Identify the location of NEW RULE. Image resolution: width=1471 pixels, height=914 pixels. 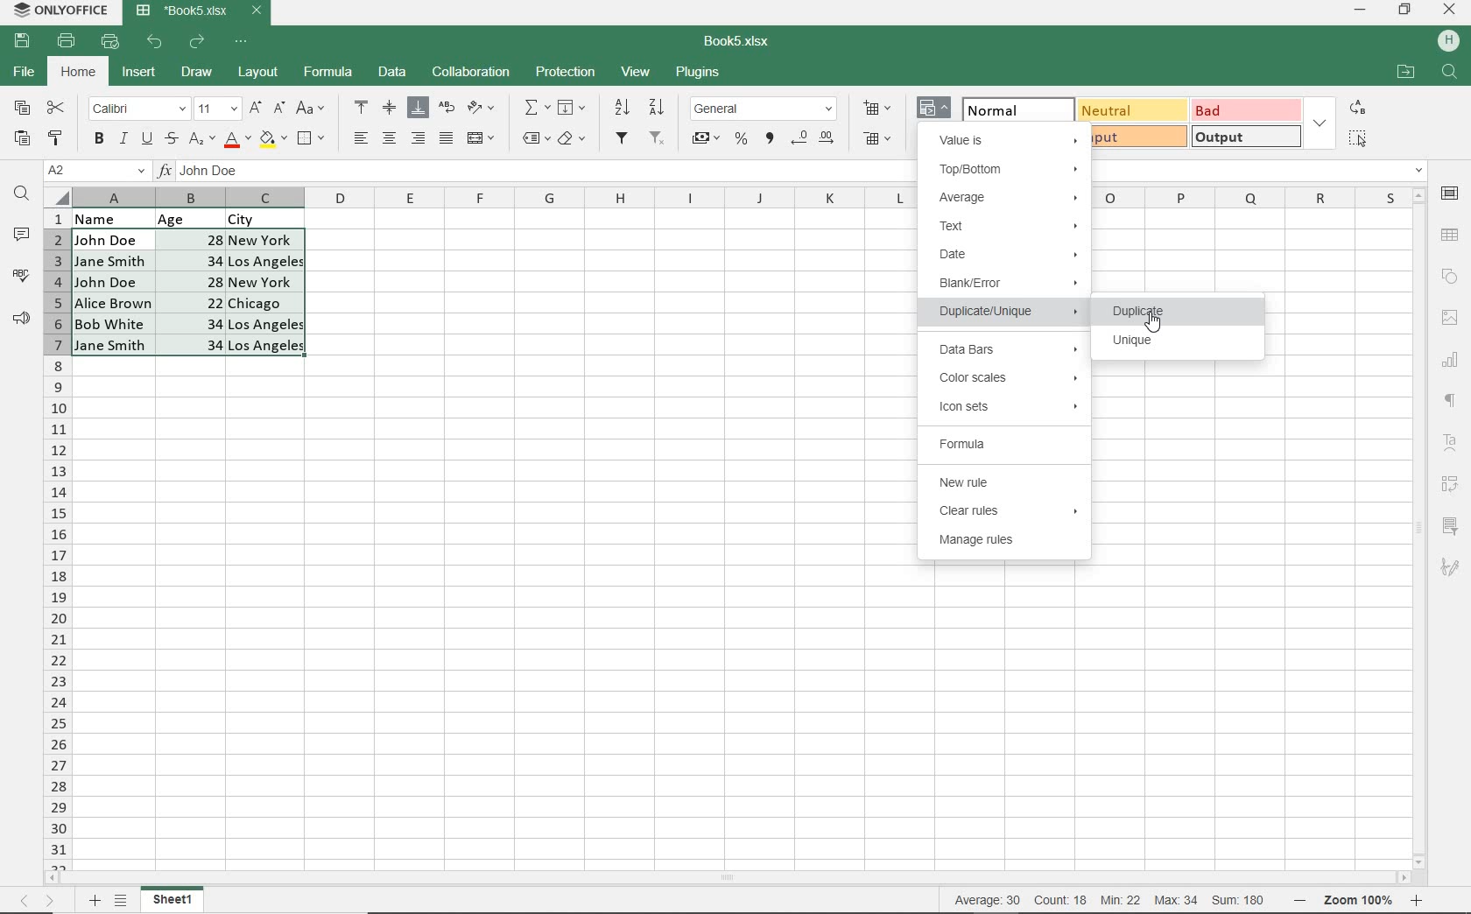
(1009, 482).